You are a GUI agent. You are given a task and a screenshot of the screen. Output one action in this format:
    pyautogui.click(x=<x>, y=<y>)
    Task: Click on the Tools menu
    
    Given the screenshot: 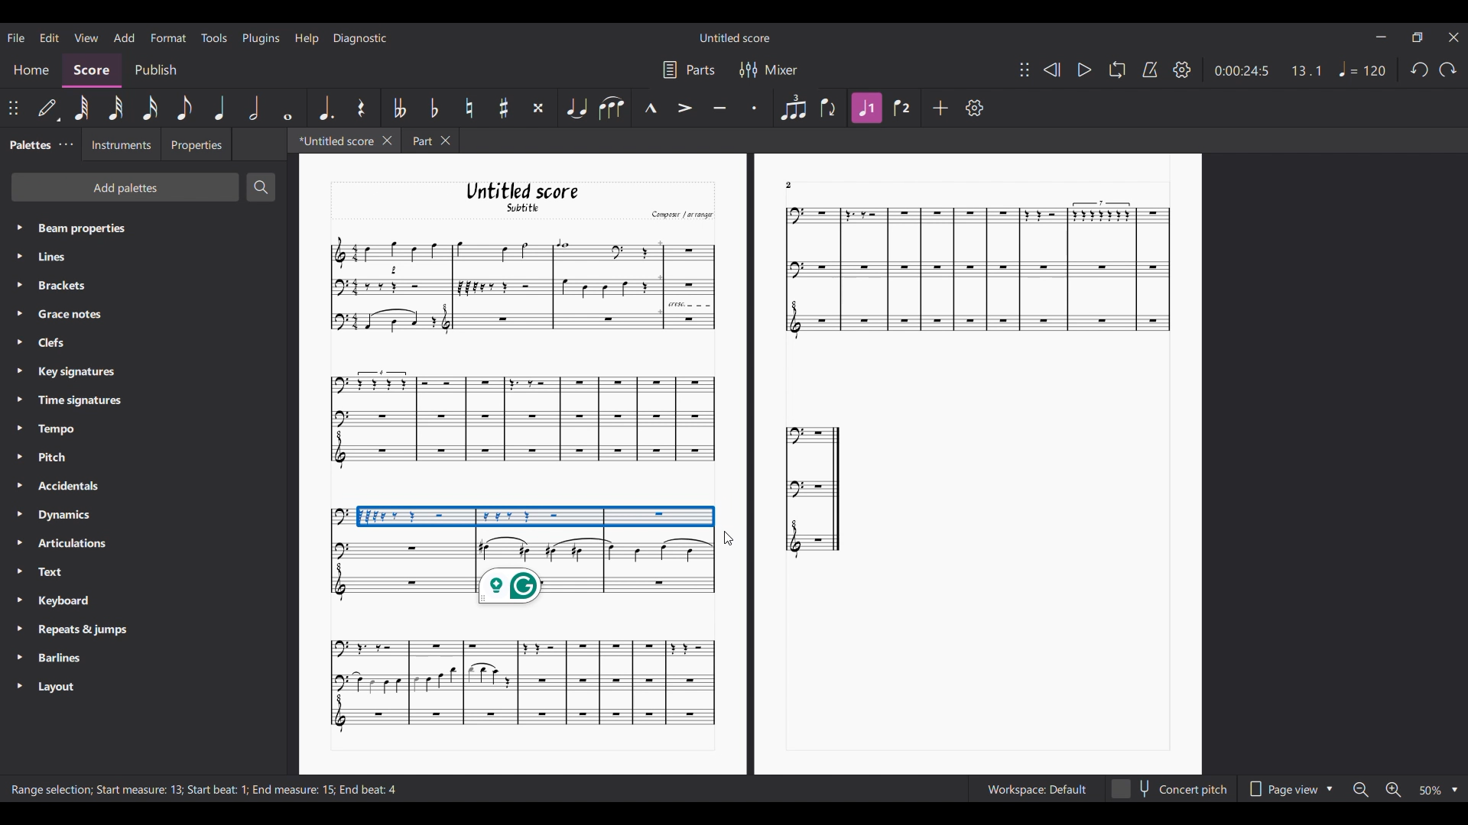 What is the action you would take?
    pyautogui.click(x=213, y=37)
    